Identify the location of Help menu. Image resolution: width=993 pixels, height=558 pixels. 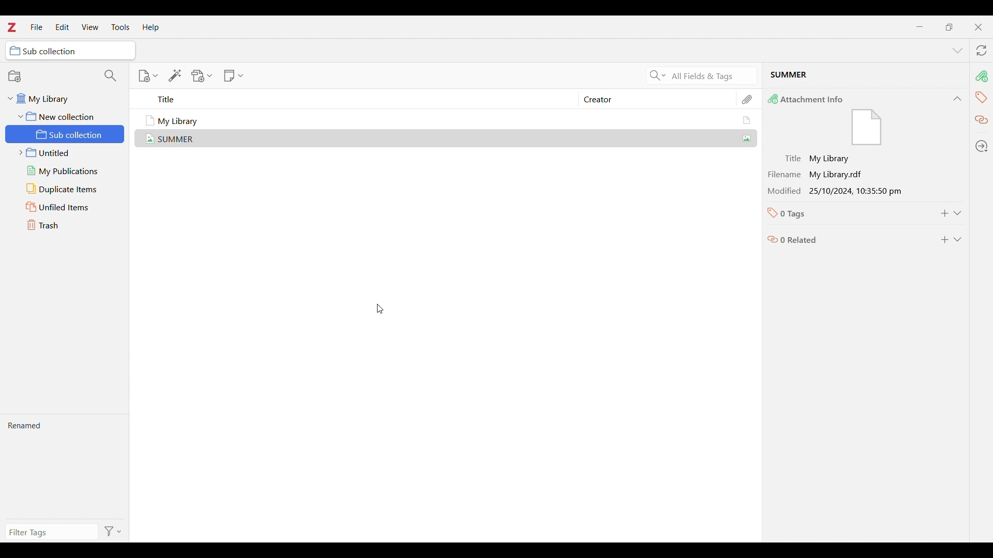
(151, 27).